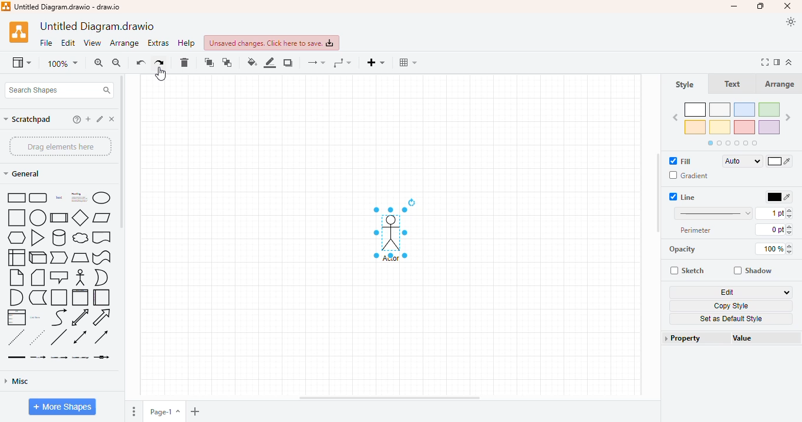  Describe the element at coordinates (102, 357) in the screenshot. I see `connector with symbol` at that location.